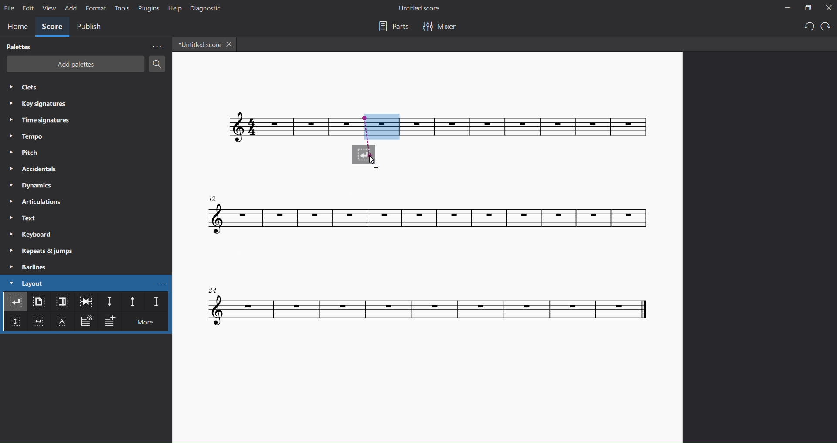 The width and height of the screenshot is (837, 443). Describe the element at coordinates (156, 46) in the screenshot. I see `more` at that location.